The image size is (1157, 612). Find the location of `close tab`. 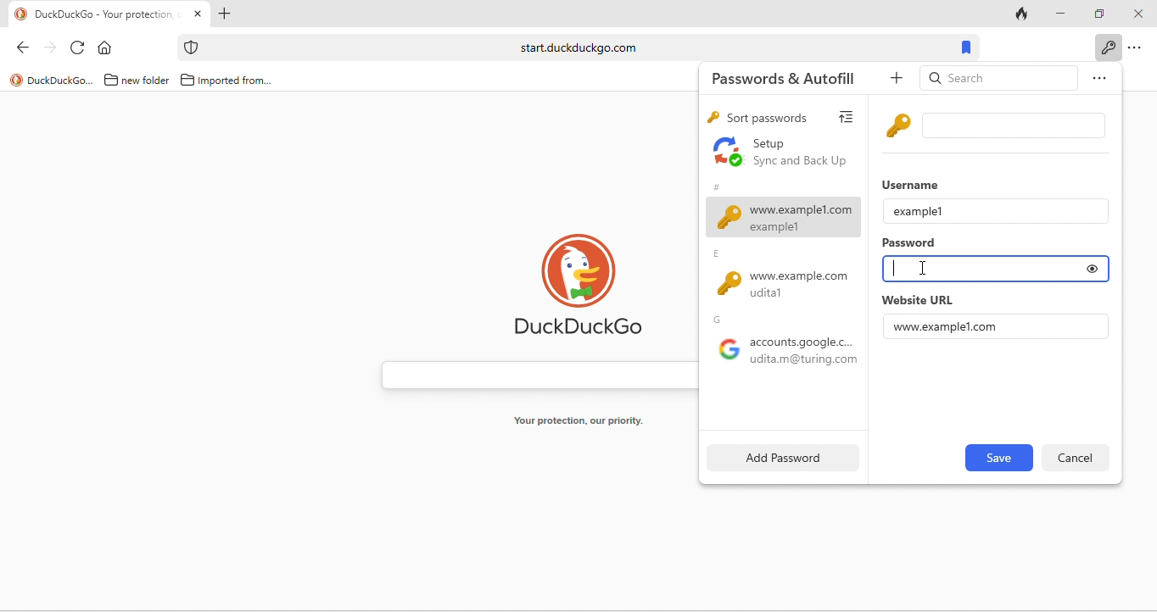

close tab is located at coordinates (198, 14).